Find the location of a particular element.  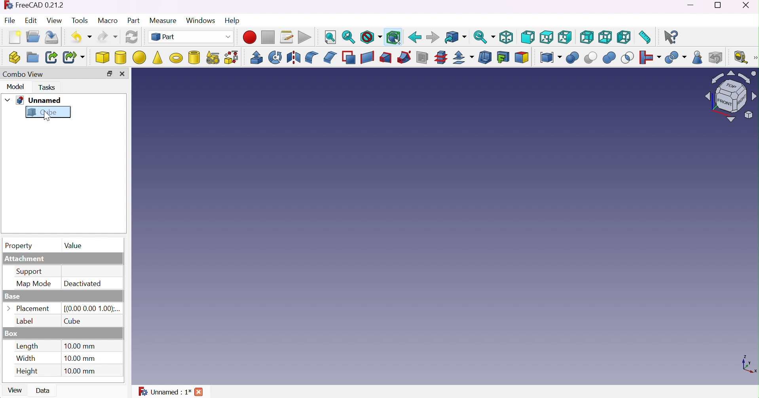

Minimize is located at coordinates (686, 5).